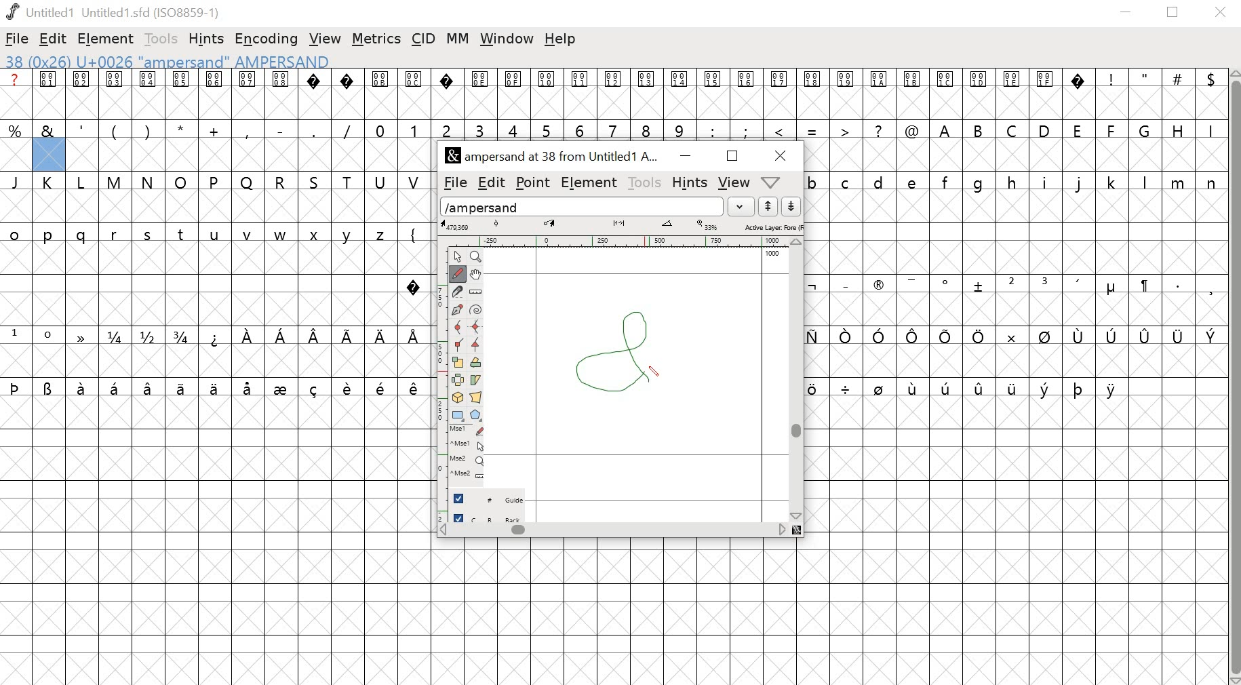  What do you see at coordinates (216, 336) in the screenshot?
I see `symbol` at bounding box center [216, 336].